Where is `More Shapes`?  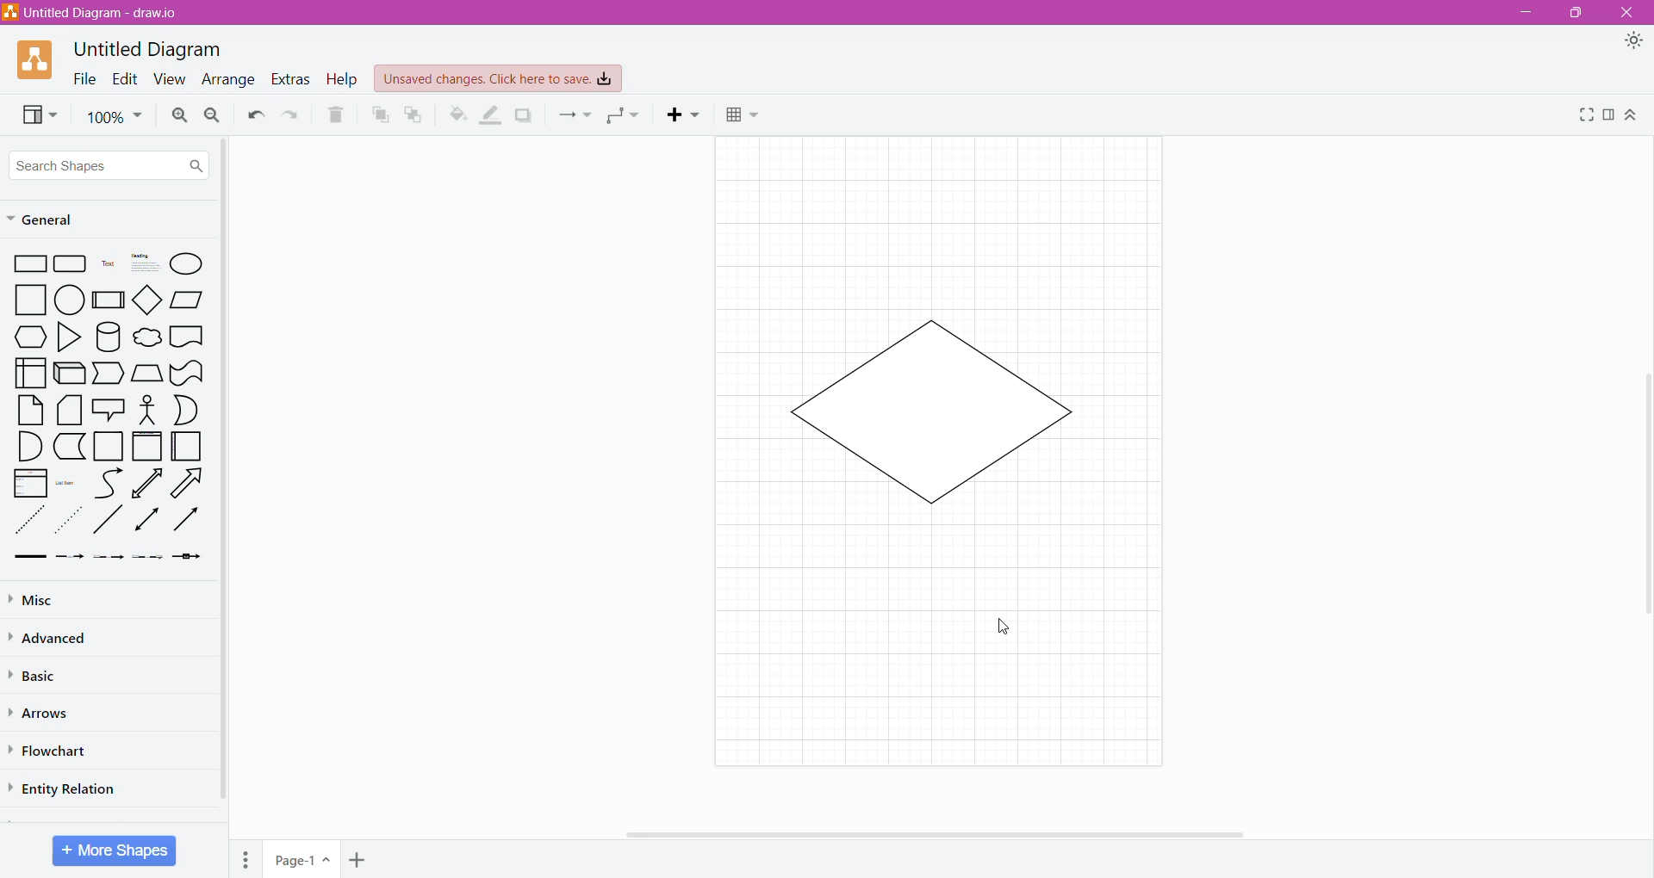 More Shapes is located at coordinates (115, 850).